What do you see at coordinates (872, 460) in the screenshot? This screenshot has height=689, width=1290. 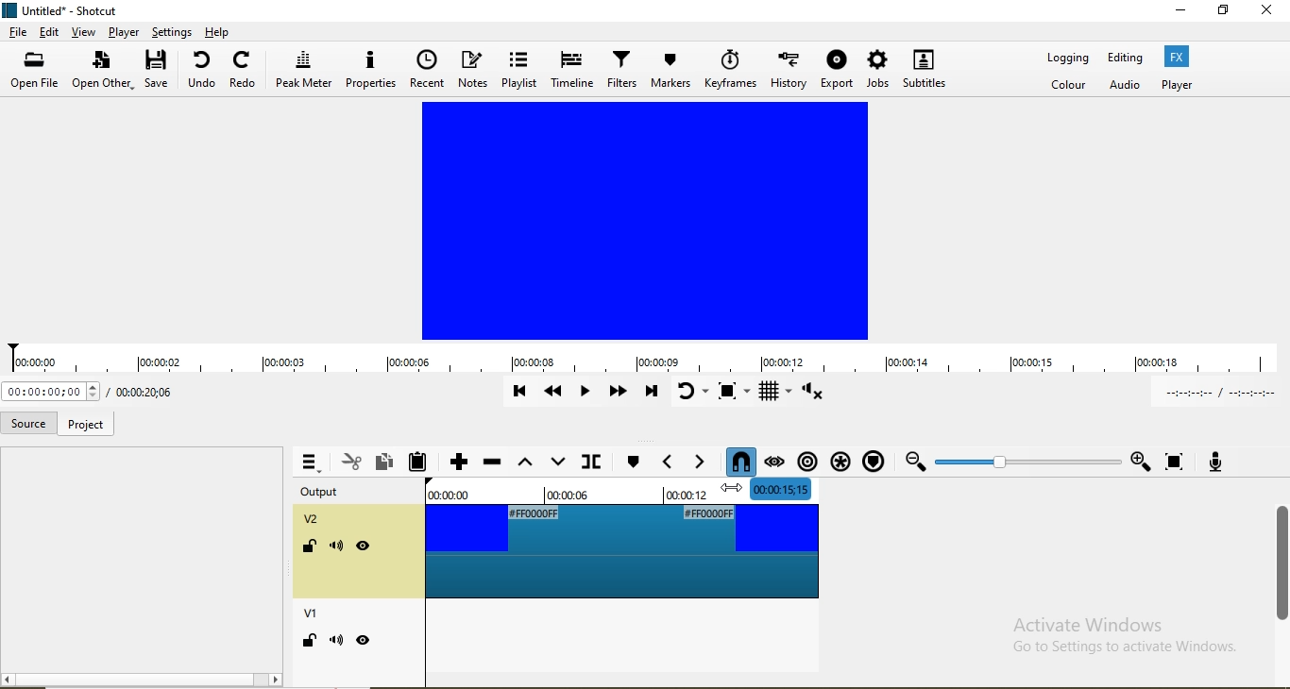 I see `Ripple markers` at bounding box center [872, 460].